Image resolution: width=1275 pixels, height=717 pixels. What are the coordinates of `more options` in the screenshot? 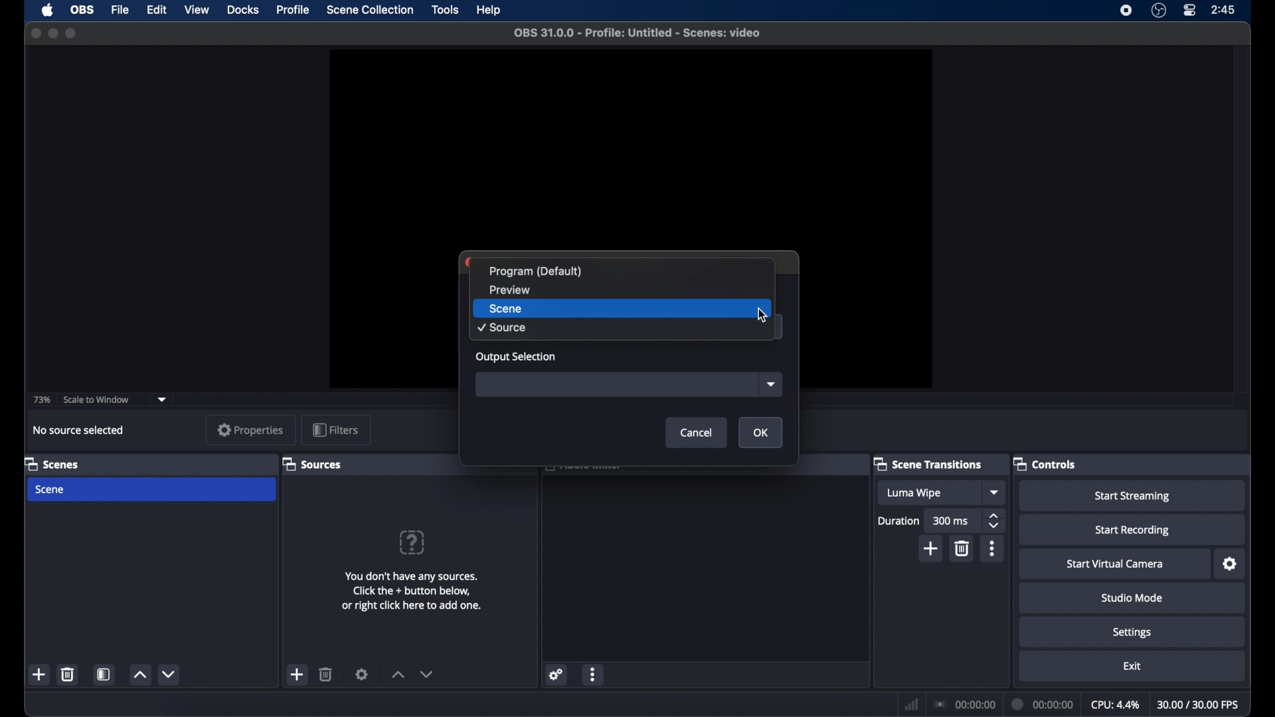 It's located at (594, 675).